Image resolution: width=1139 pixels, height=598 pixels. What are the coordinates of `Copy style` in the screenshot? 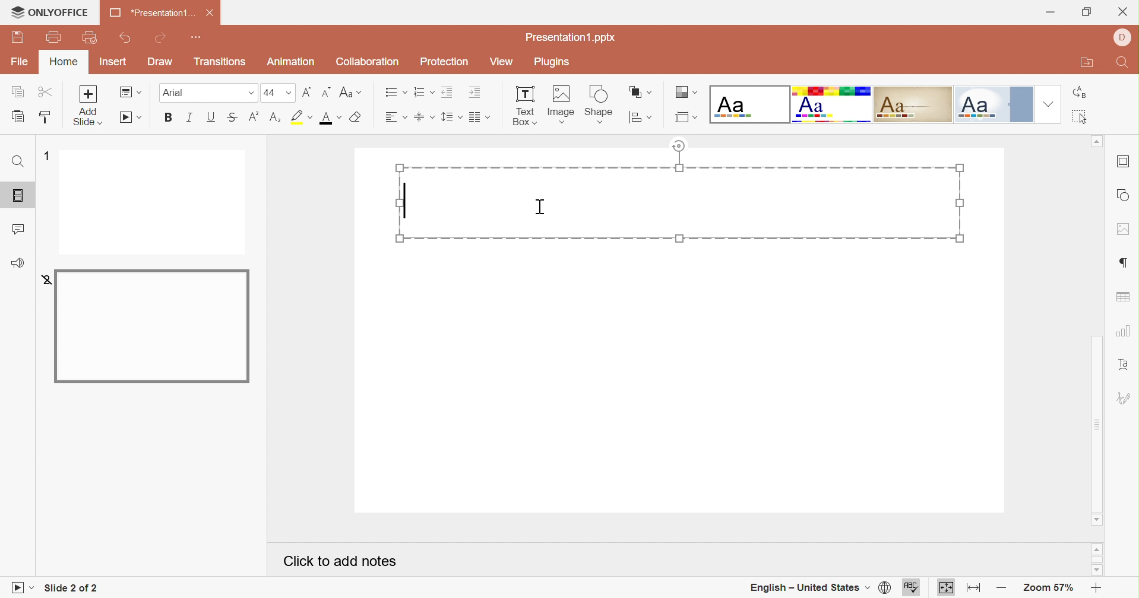 It's located at (47, 119).